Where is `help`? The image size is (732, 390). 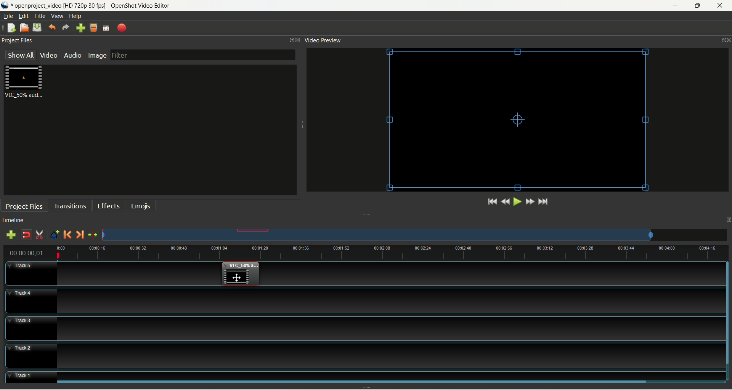 help is located at coordinates (76, 16).